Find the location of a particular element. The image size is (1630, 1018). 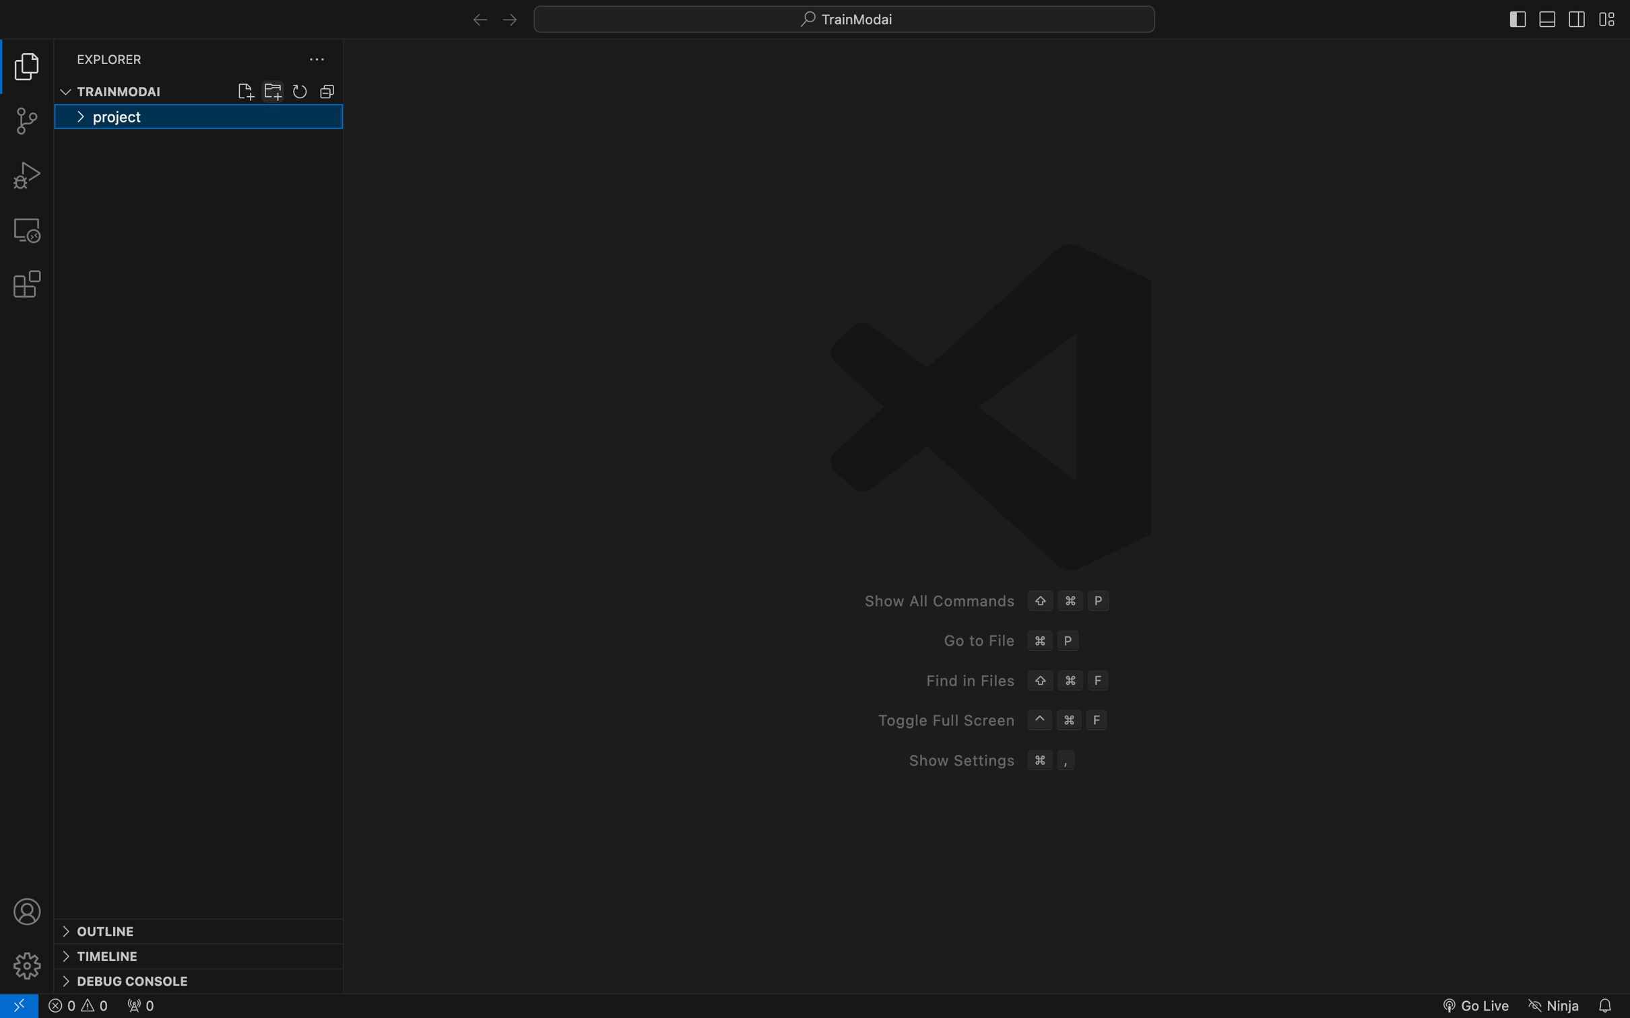

toggle secondary bar is located at coordinates (1574, 22).